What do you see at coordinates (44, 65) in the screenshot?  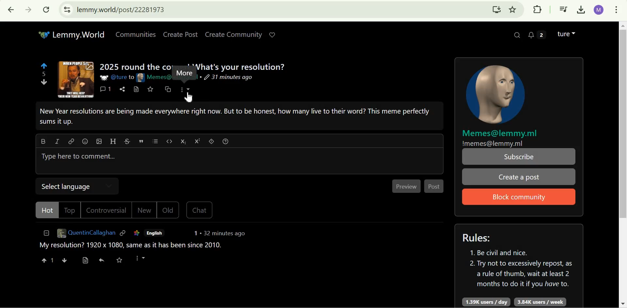 I see `upvote` at bounding box center [44, 65].